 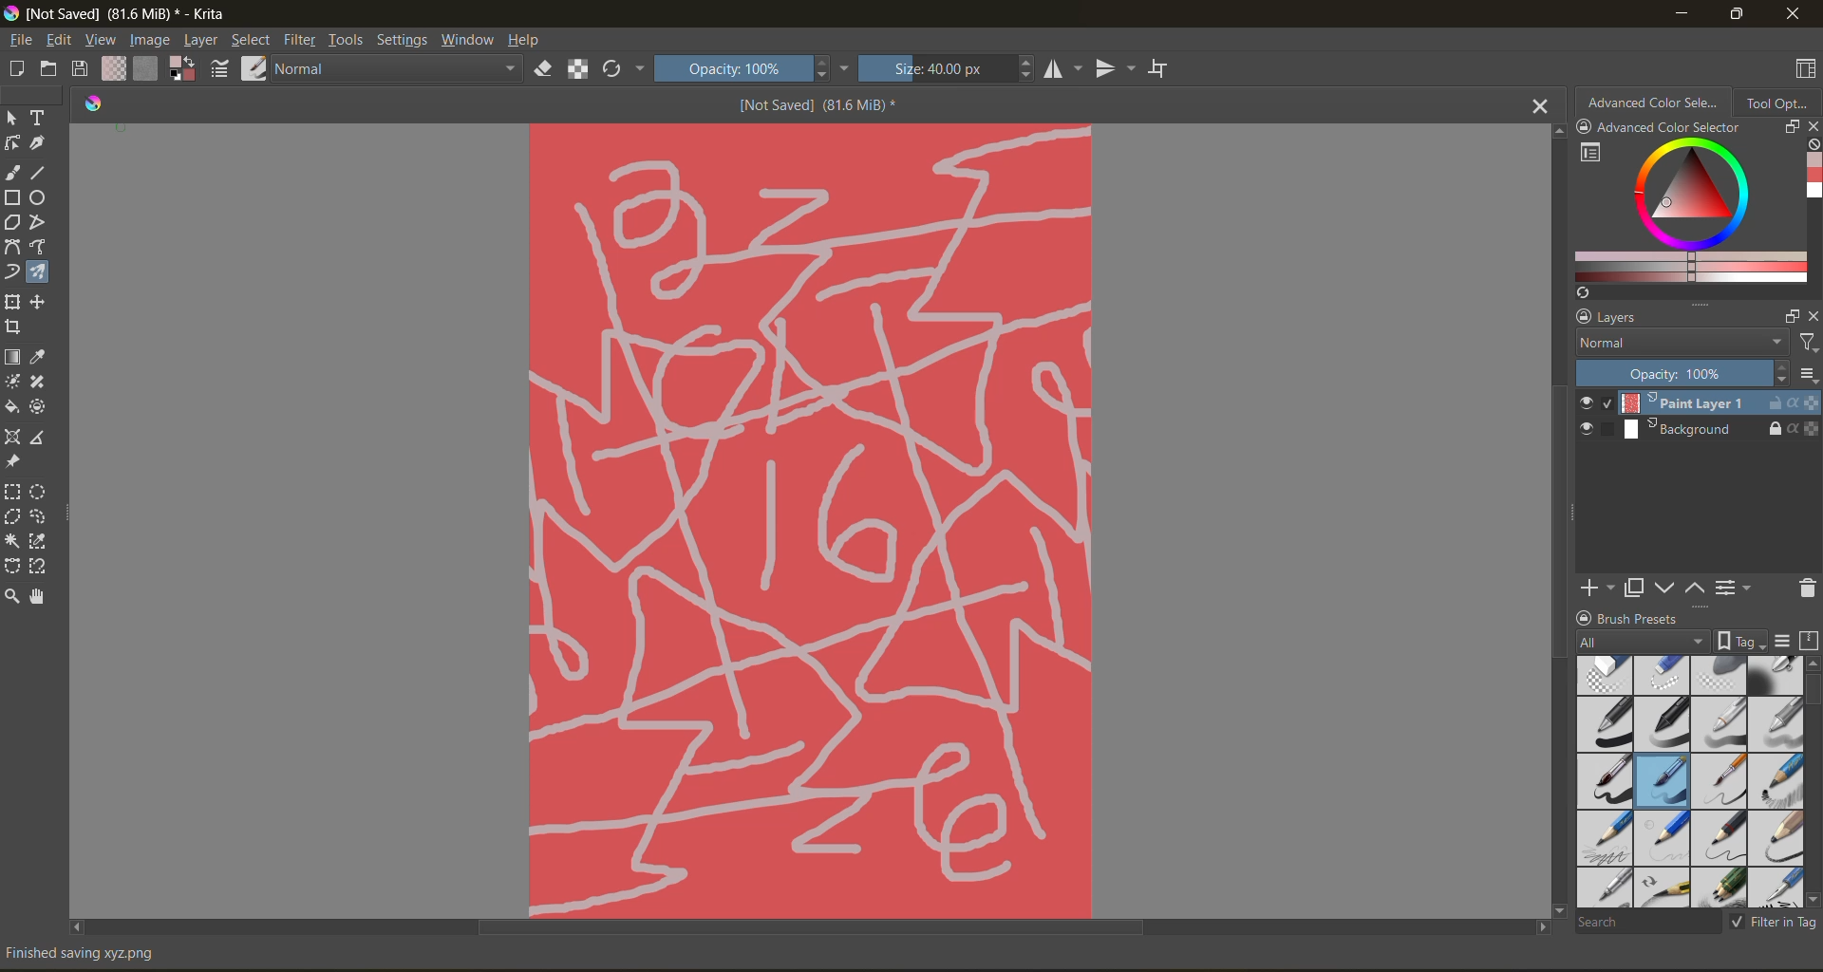 What do you see at coordinates (1587, 616) in the screenshot?
I see `lock/unlock docker` at bounding box center [1587, 616].